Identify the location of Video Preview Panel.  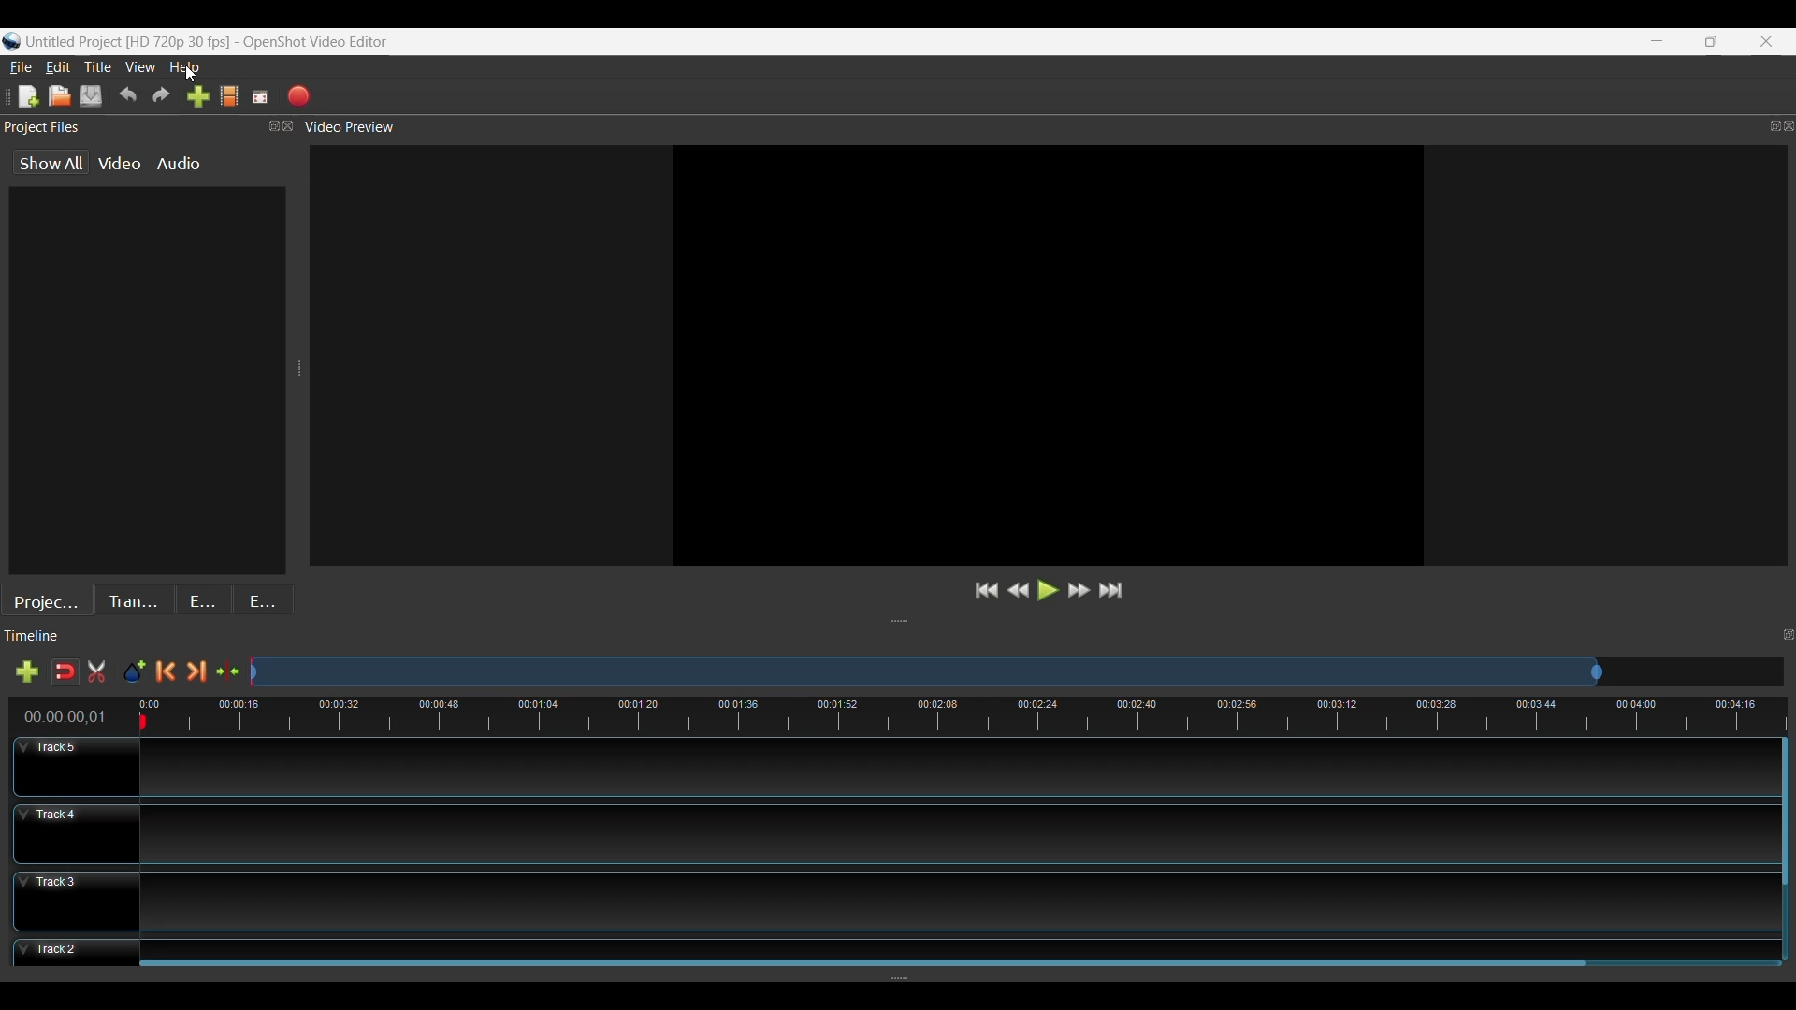
(1049, 127).